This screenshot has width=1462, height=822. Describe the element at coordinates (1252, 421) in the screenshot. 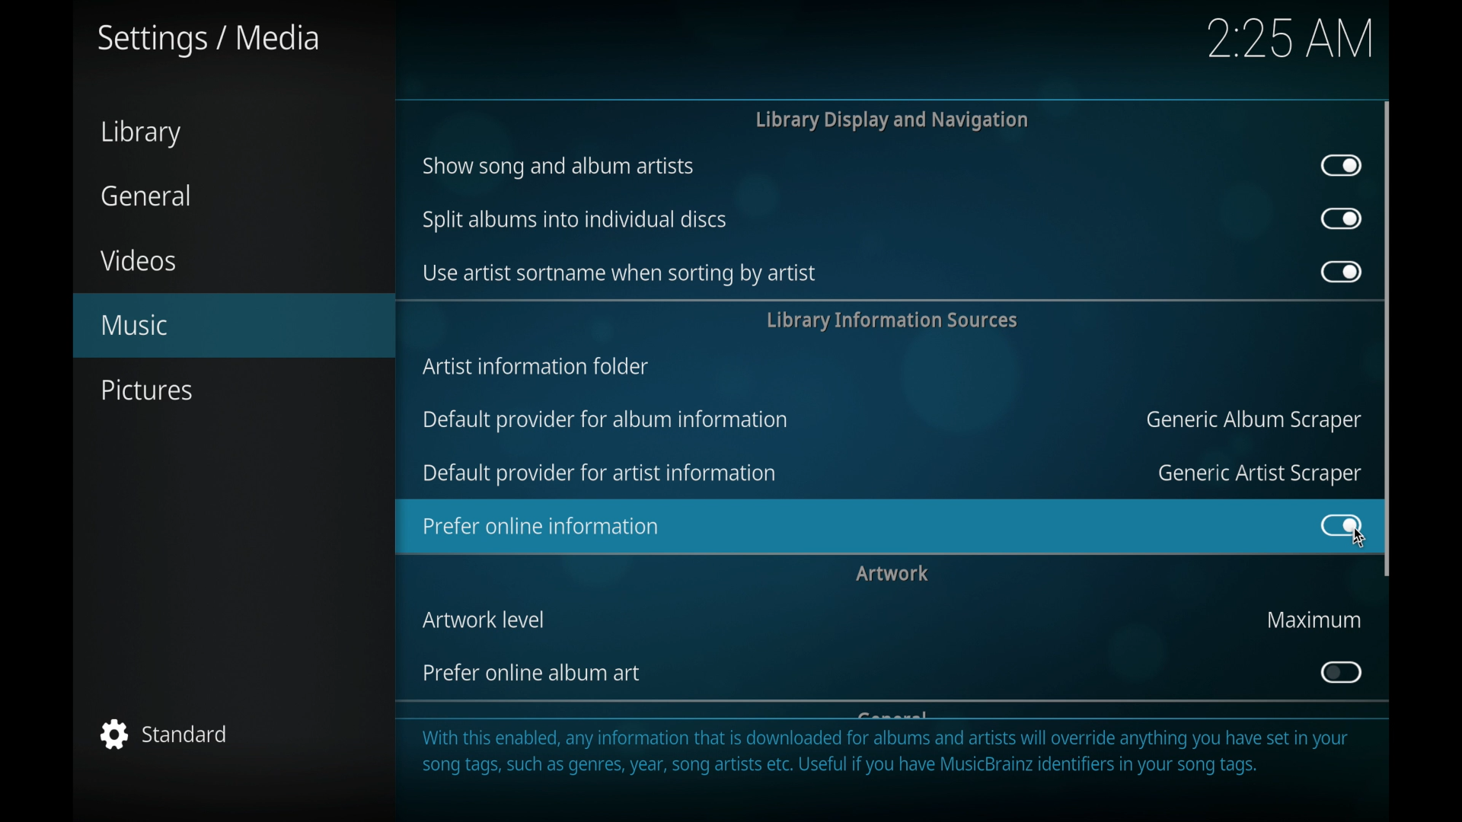

I see `generic album scraper` at that location.